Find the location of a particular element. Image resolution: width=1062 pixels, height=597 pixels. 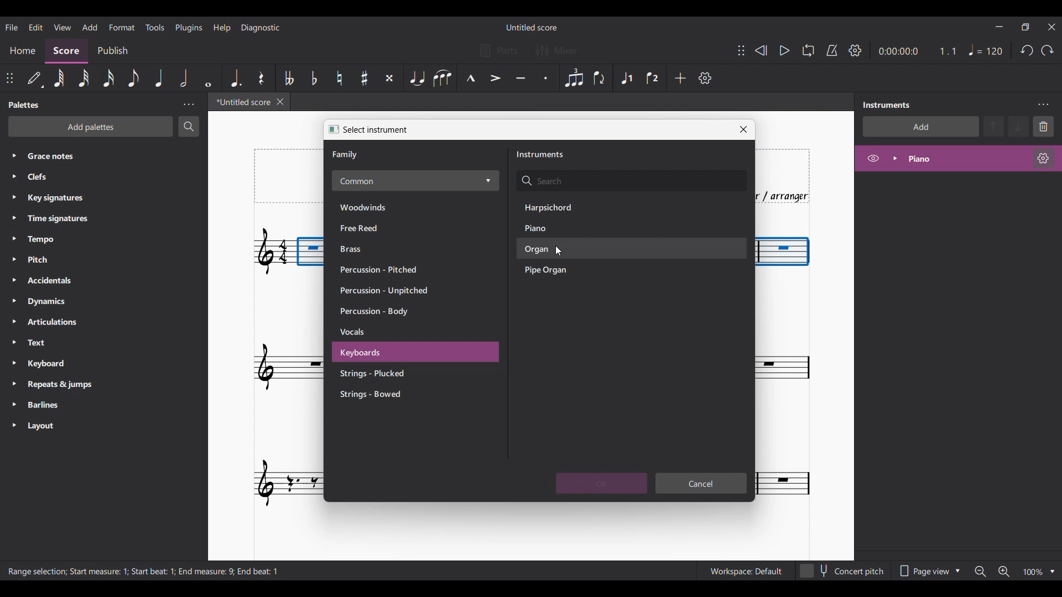

Add instrument is located at coordinates (921, 127).